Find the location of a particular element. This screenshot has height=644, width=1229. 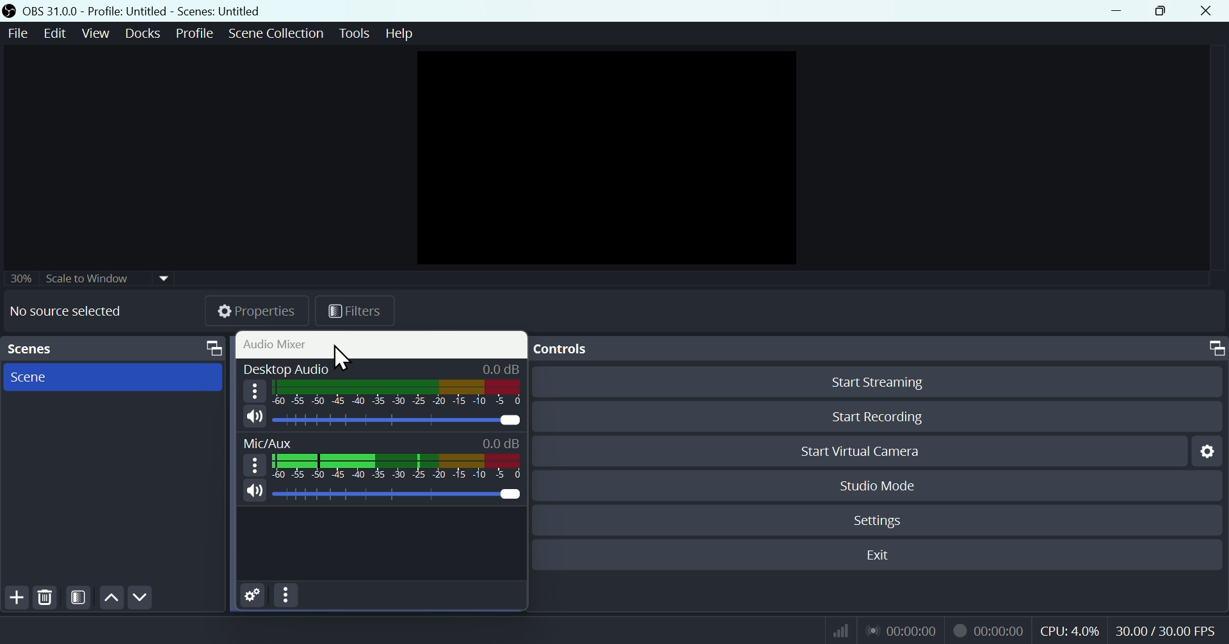

Start streaming is located at coordinates (878, 383).